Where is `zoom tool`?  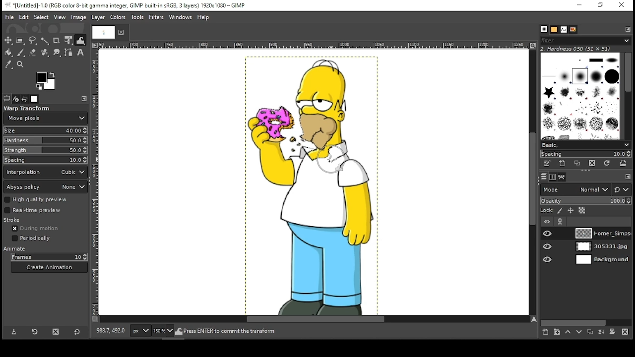 zoom tool is located at coordinates (21, 65).